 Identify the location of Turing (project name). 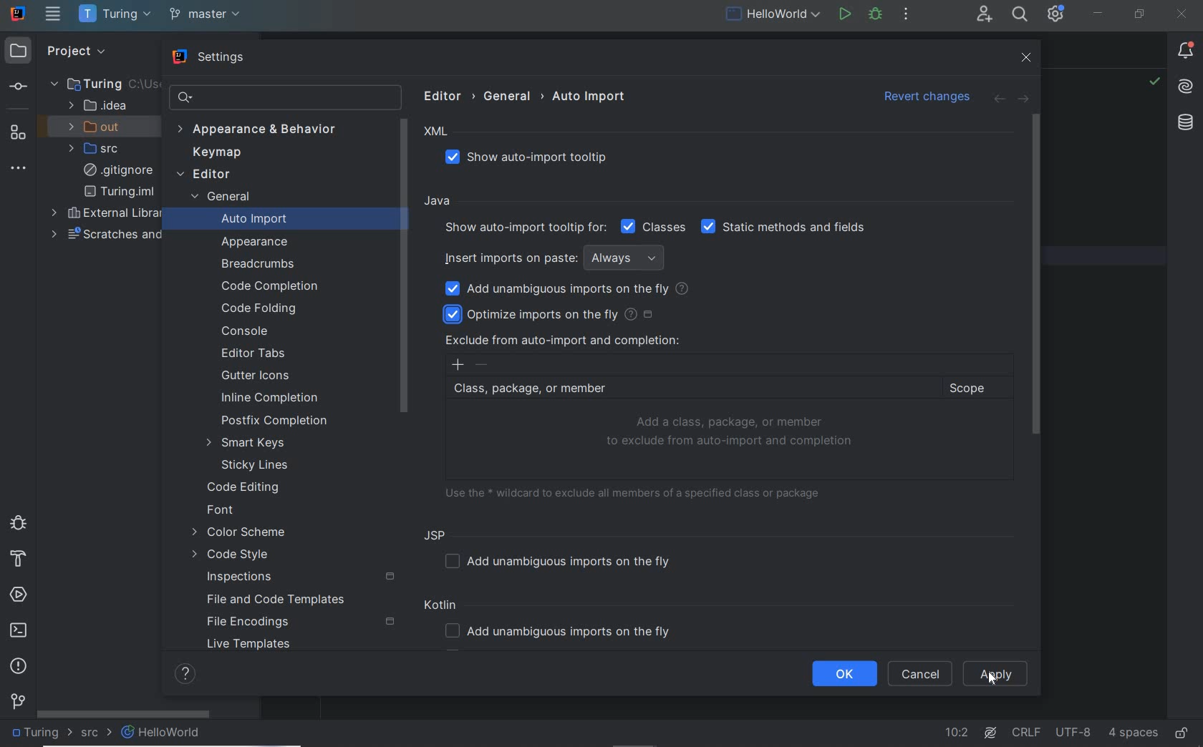
(42, 735).